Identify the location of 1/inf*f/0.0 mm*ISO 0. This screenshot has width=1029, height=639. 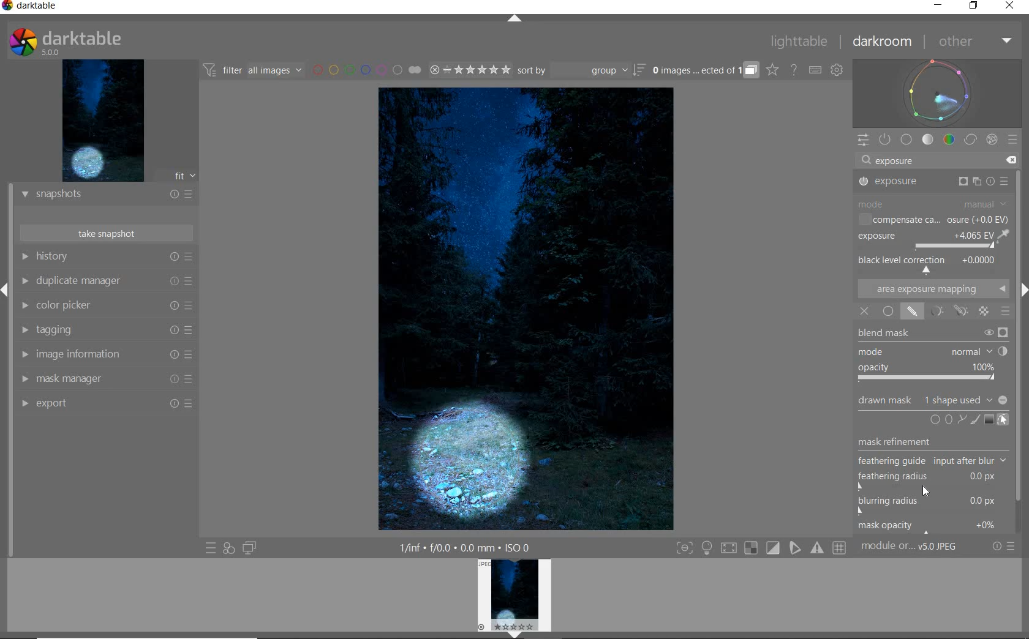
(462, 547).